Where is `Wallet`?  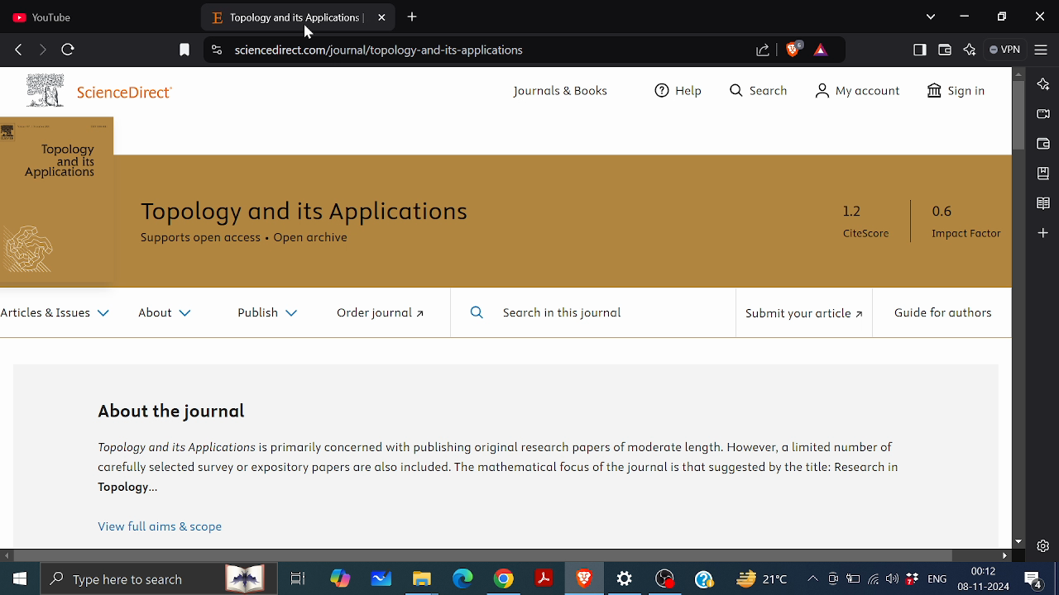
Wallet is located at coordinates (1043, 144).